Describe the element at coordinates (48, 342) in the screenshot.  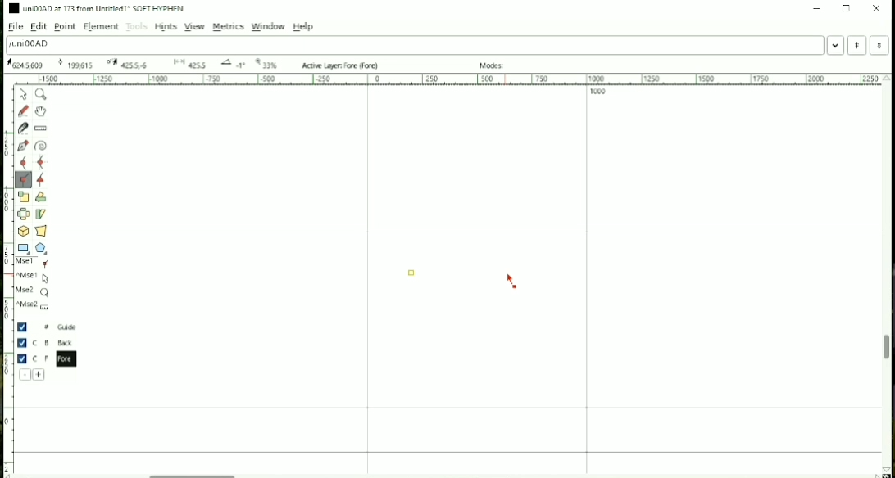
I see `Back` at that location.